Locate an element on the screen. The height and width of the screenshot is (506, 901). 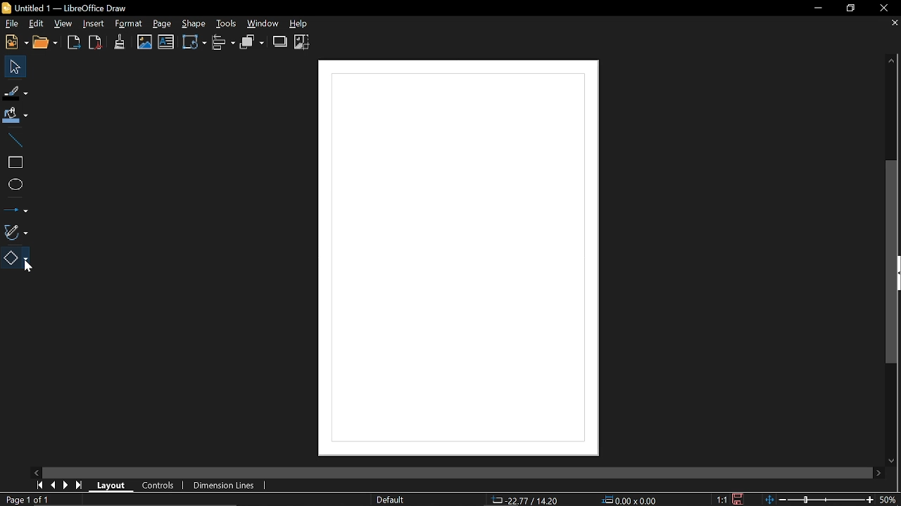
dimension lines is located at coordinates (222, 486).